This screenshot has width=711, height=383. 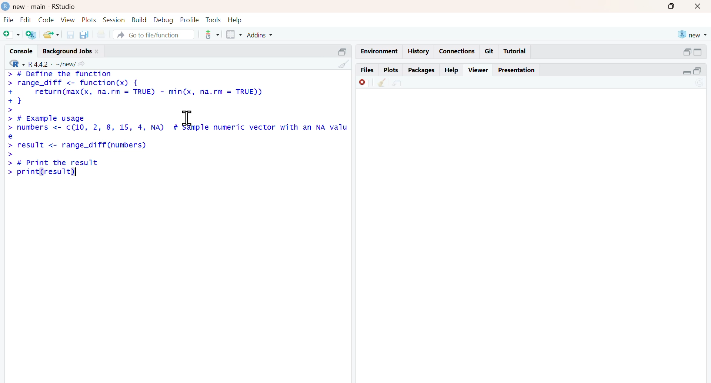 What do you see at coordinates (697, 52) in the screenshot?
I see `open in separate windowCollapse /expand` at bounding box center [697, 52].